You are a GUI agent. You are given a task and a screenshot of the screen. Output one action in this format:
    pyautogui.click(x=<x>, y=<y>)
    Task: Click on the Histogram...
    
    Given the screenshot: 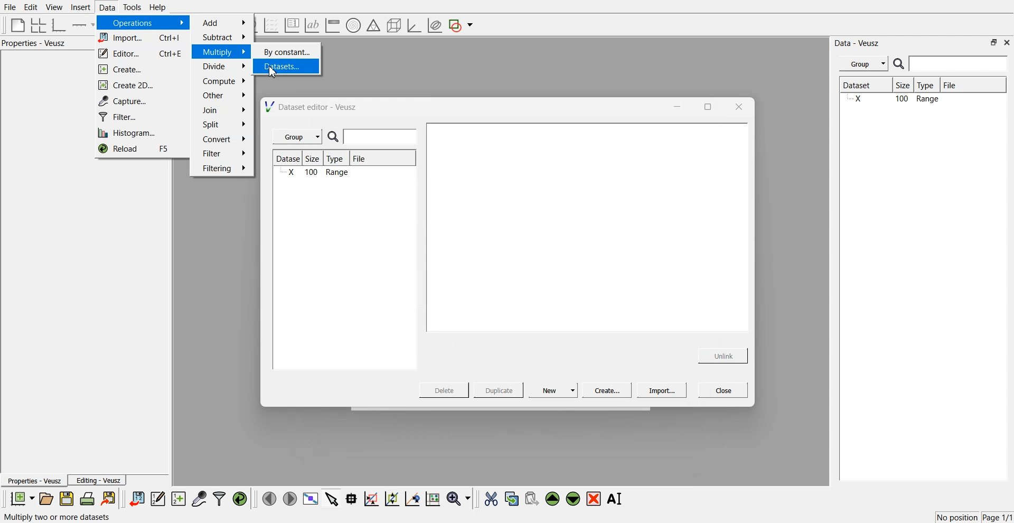 What is the action you would take?
    pyautogui.click(x=138, y=134)
    